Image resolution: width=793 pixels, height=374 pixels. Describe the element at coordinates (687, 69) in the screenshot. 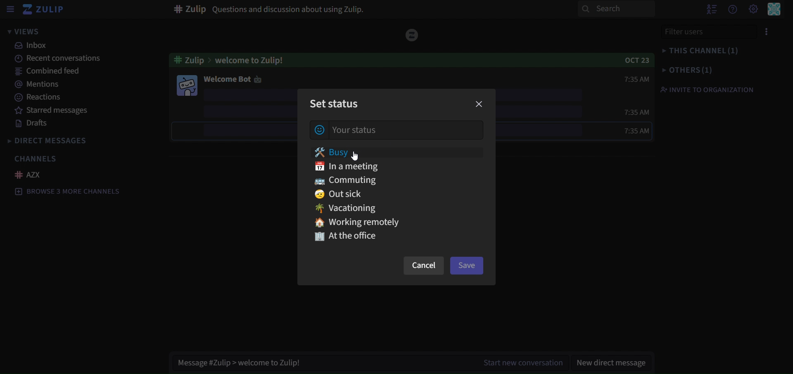

I see `others` at that location.